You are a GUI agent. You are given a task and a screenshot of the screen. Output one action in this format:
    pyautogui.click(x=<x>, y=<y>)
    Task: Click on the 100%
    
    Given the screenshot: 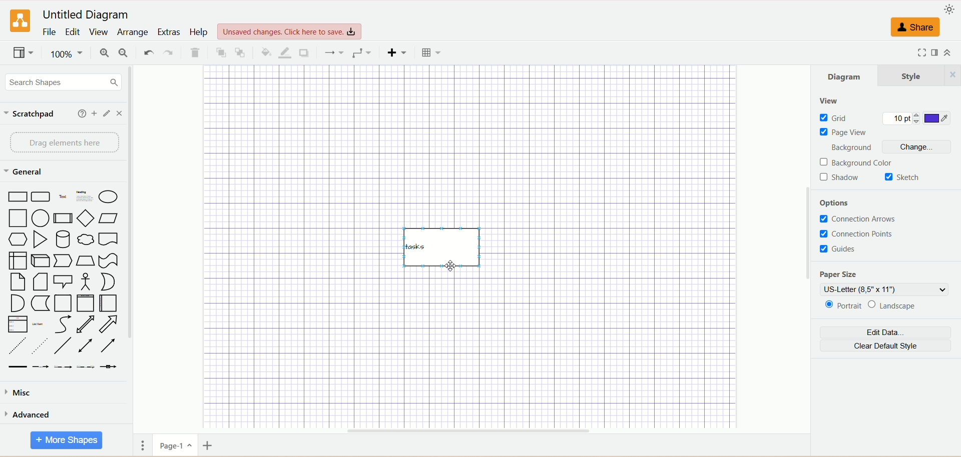 What is the action you would take?
    pyautogui.click(x=67, y=54)
    